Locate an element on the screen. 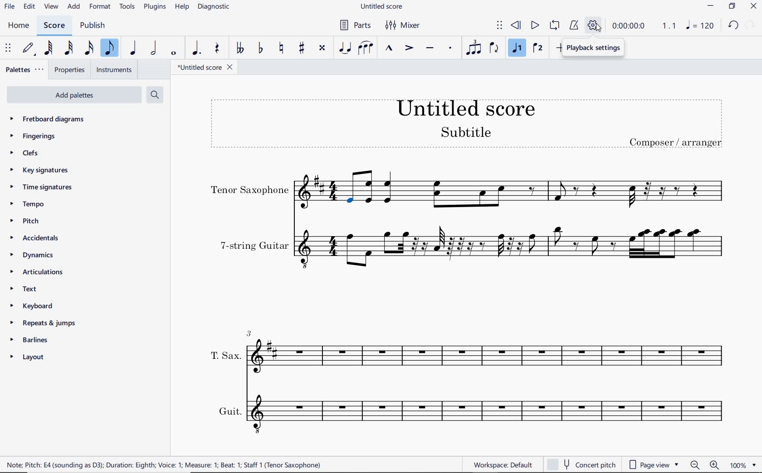 The width and height of the screenshot is (762, 473). TOOLS is located at coordinates (128, 7).